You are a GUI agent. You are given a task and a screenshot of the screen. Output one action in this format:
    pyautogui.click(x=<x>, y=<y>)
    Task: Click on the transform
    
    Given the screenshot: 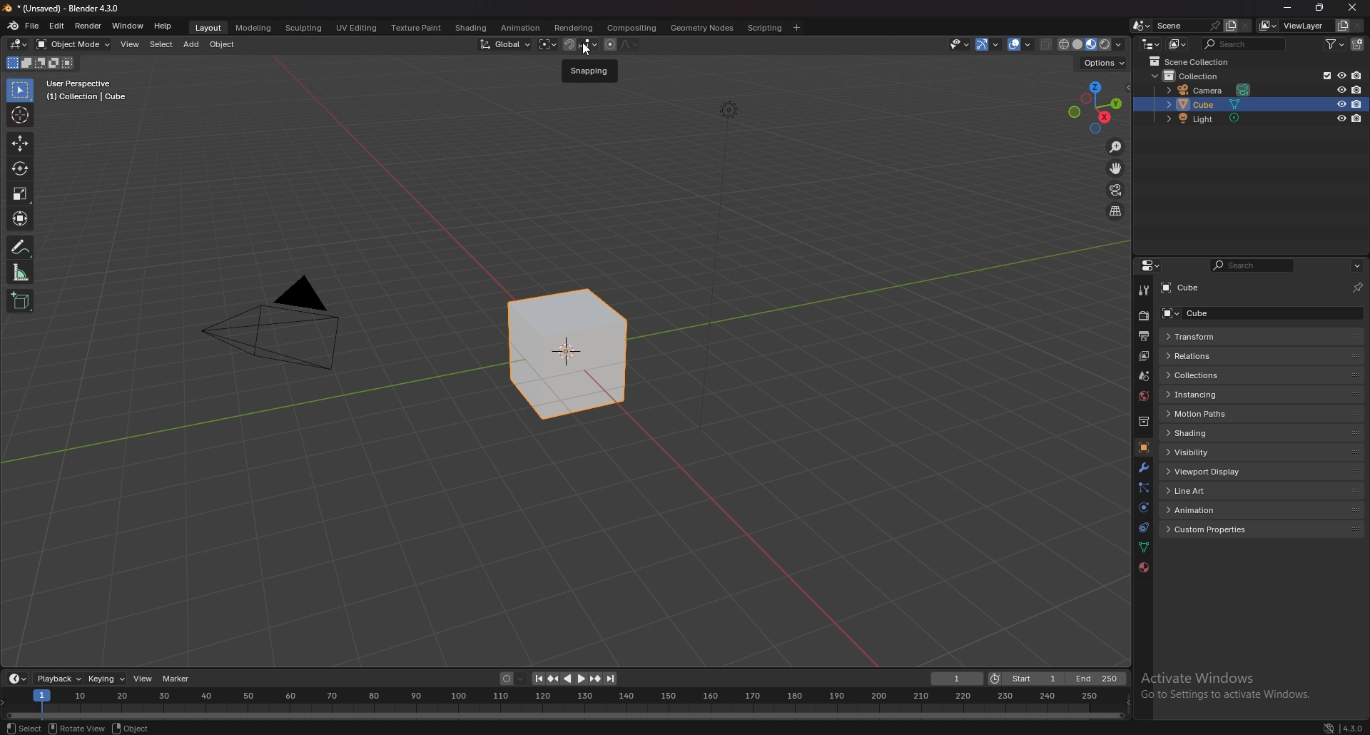 What is the action you would take?
    pyautogui.click(x=21, y=218)
    